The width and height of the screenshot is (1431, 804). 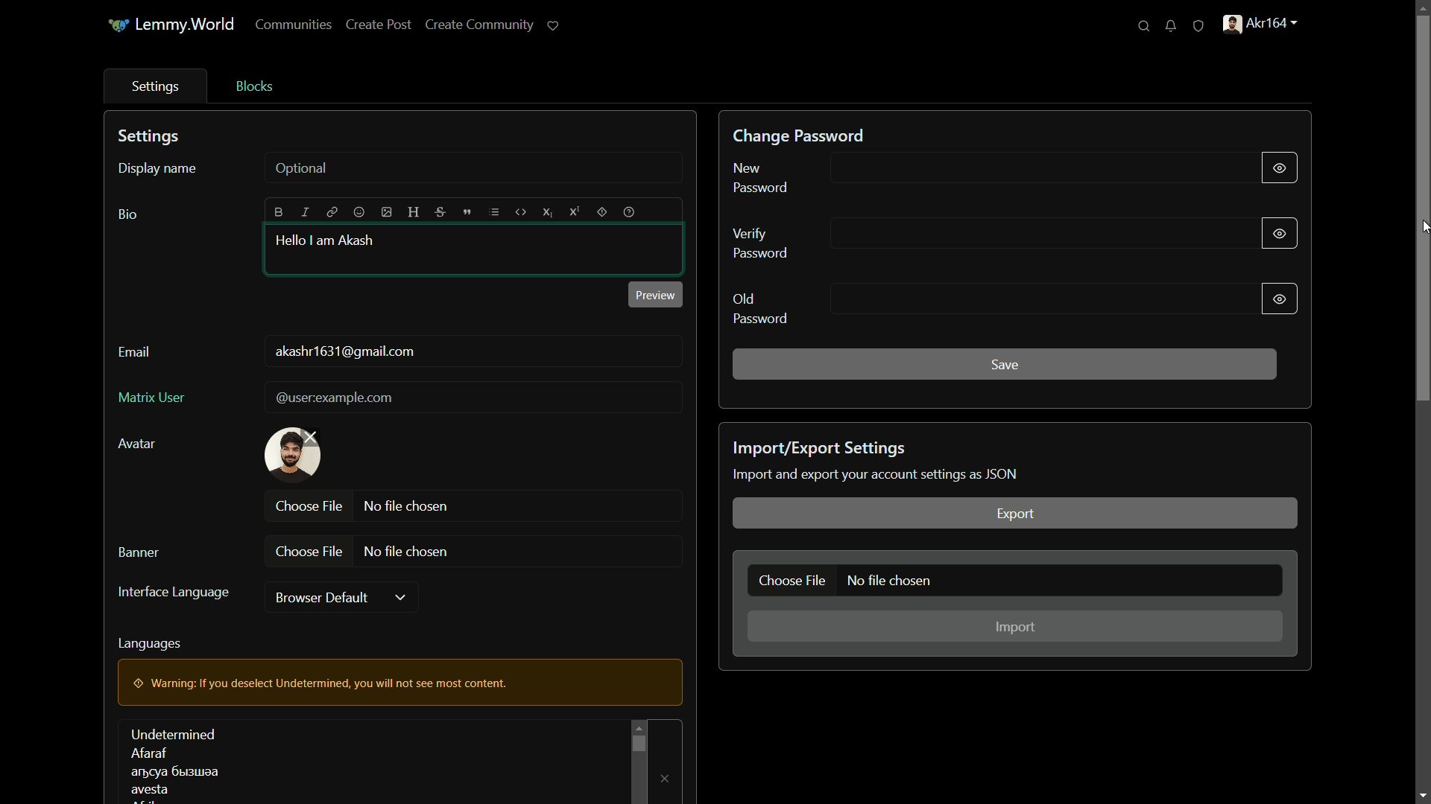 I want to click on dropdown, so click(x=400, y=599).